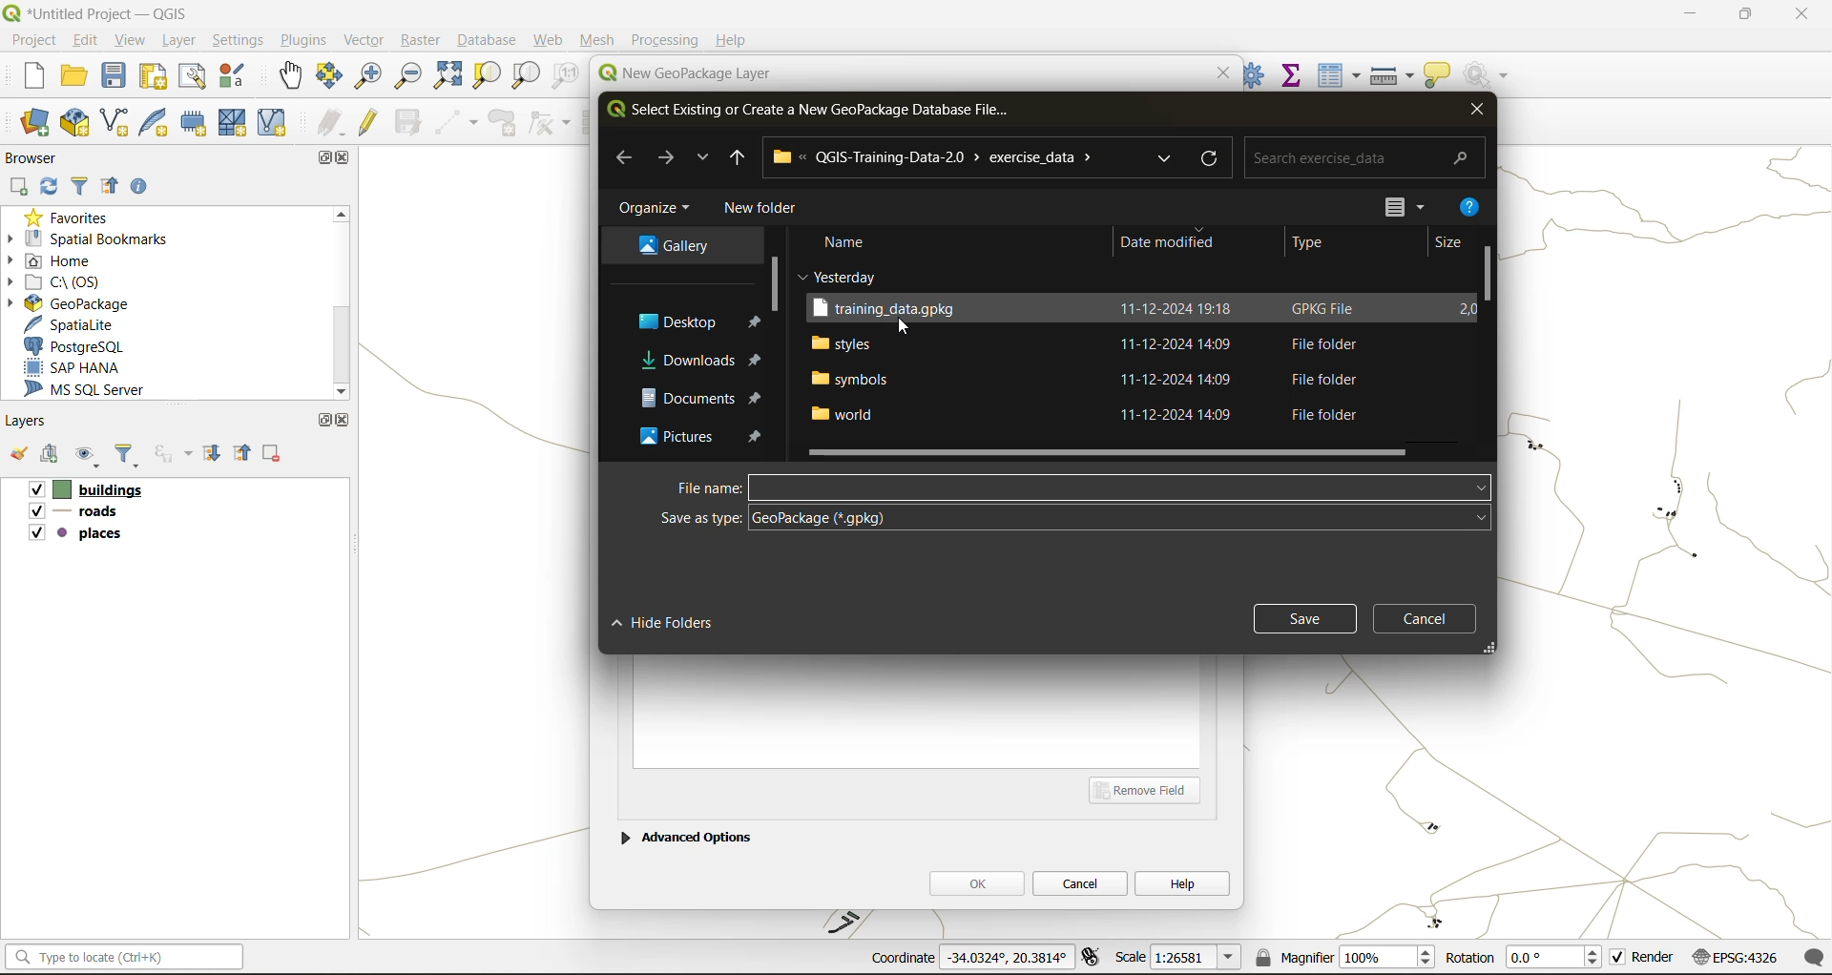  What do you see at coordinates (1684, 17) in the screenshot?
I see `minimize` at bounding box center [1684, 17].